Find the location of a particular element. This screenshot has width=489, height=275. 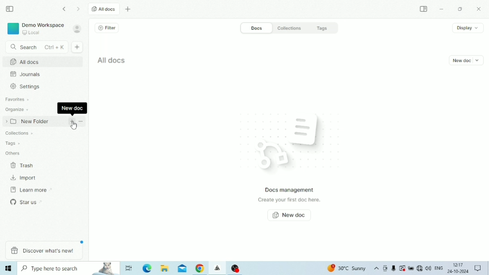

Windows is located at coordinates (9, 268).